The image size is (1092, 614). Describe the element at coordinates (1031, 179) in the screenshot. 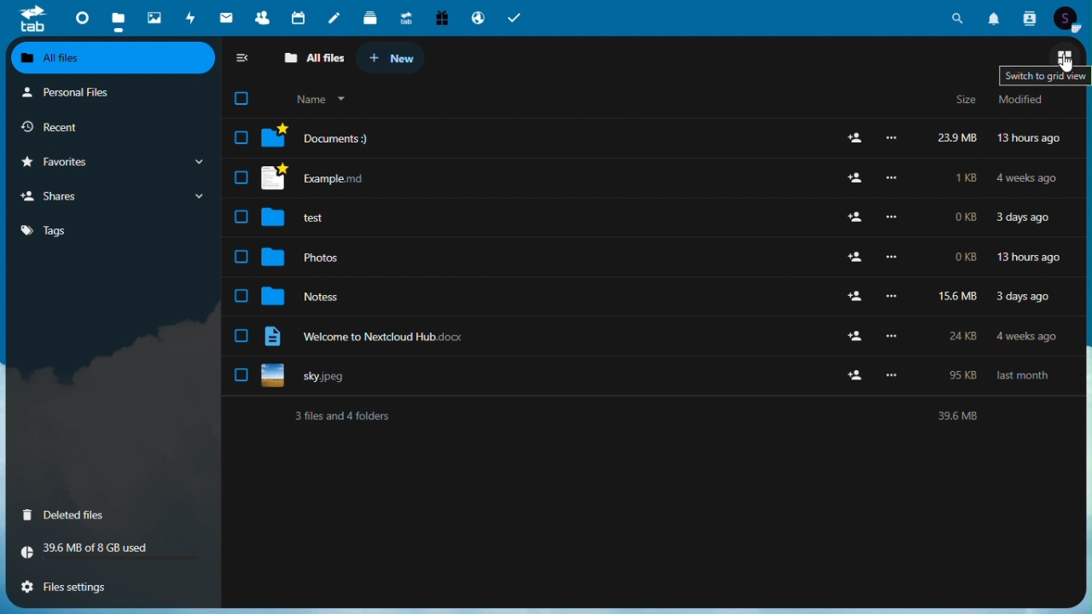

I see `4 weeks ago` at that location.